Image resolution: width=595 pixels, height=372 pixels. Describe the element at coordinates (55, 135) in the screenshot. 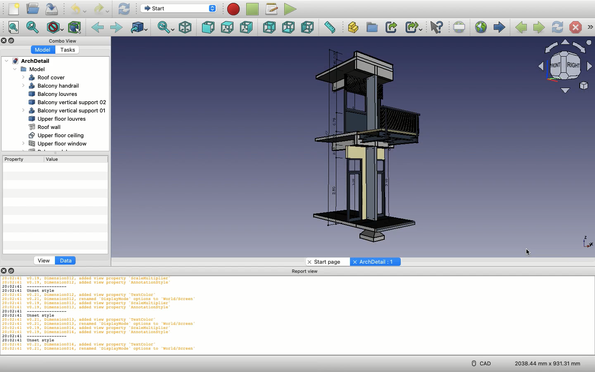

I see `Upper floor ceiling` at that location.